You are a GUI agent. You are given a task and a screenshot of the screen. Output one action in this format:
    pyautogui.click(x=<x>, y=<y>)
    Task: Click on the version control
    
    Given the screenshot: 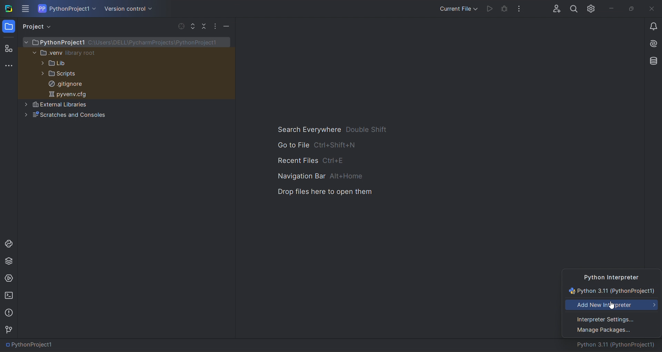 What is the action you would take?
    pyautogui.click(x=10, y=330)
    